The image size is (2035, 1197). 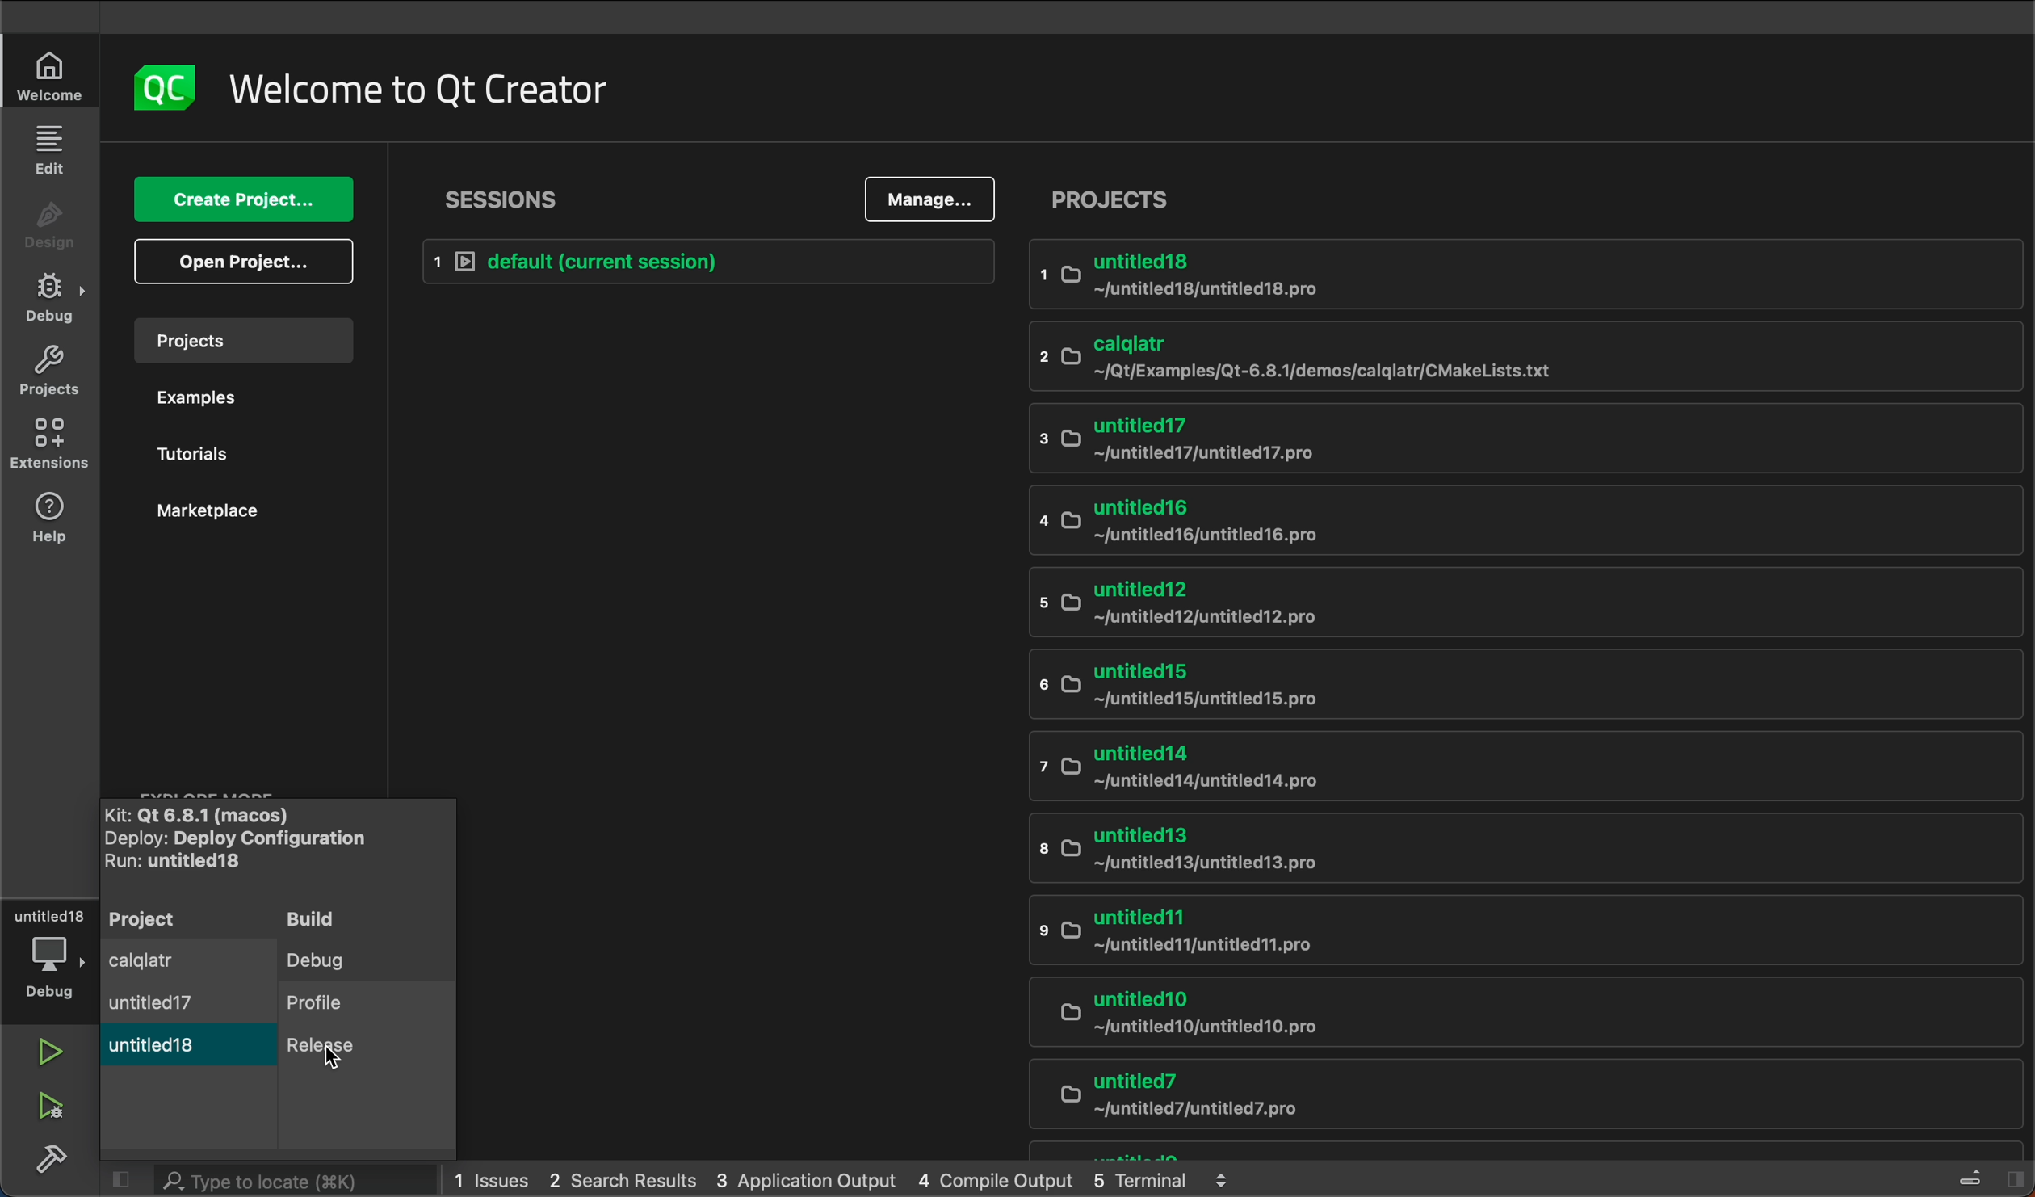 I want to click on open, so click(x=238, y=263).